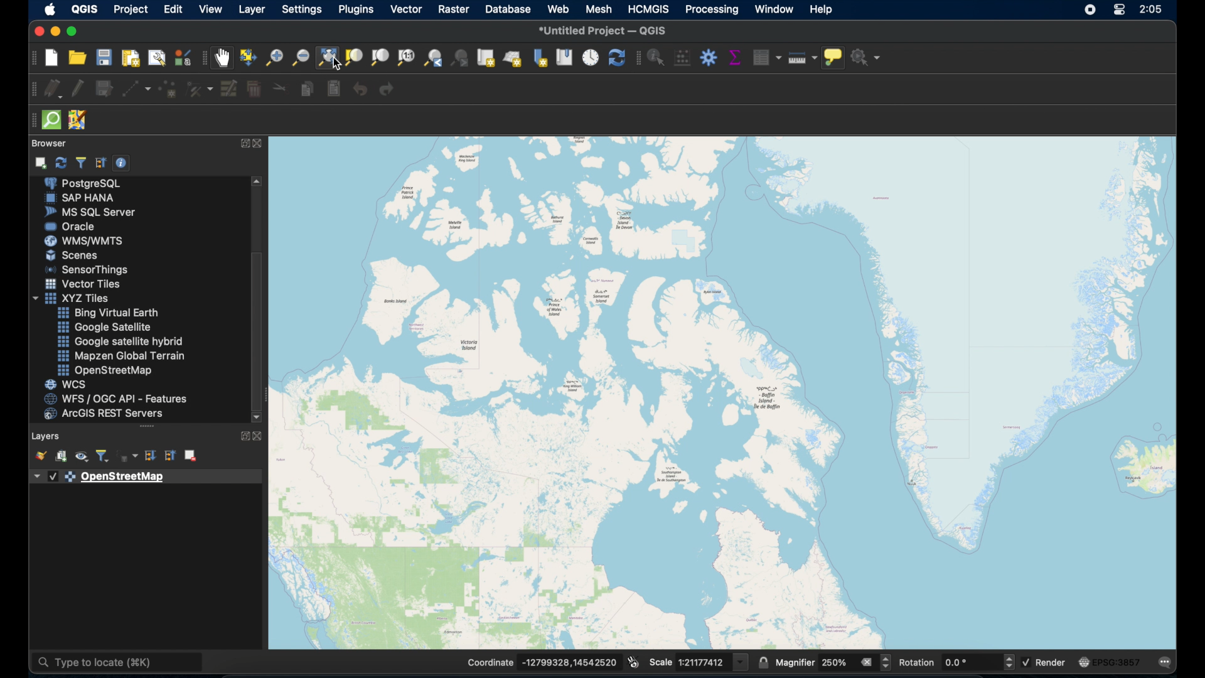  Describe the element at coordinates (51, 476) in the screenshot. I see `checked checkbox` at that location.